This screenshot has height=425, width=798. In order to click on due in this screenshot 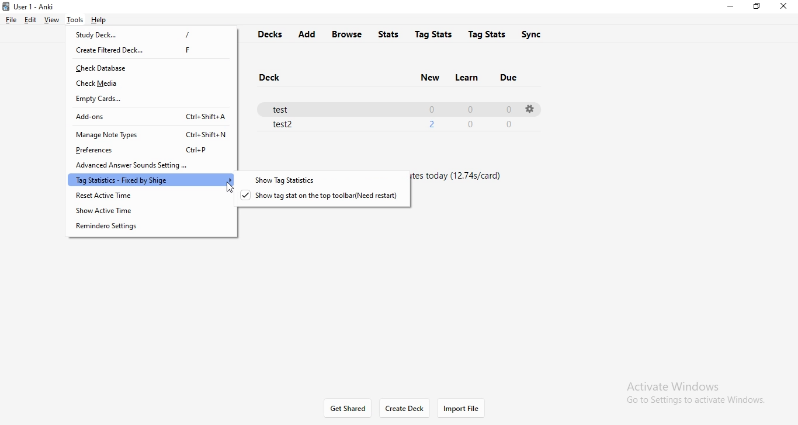, I will do `click(515, 78)`.